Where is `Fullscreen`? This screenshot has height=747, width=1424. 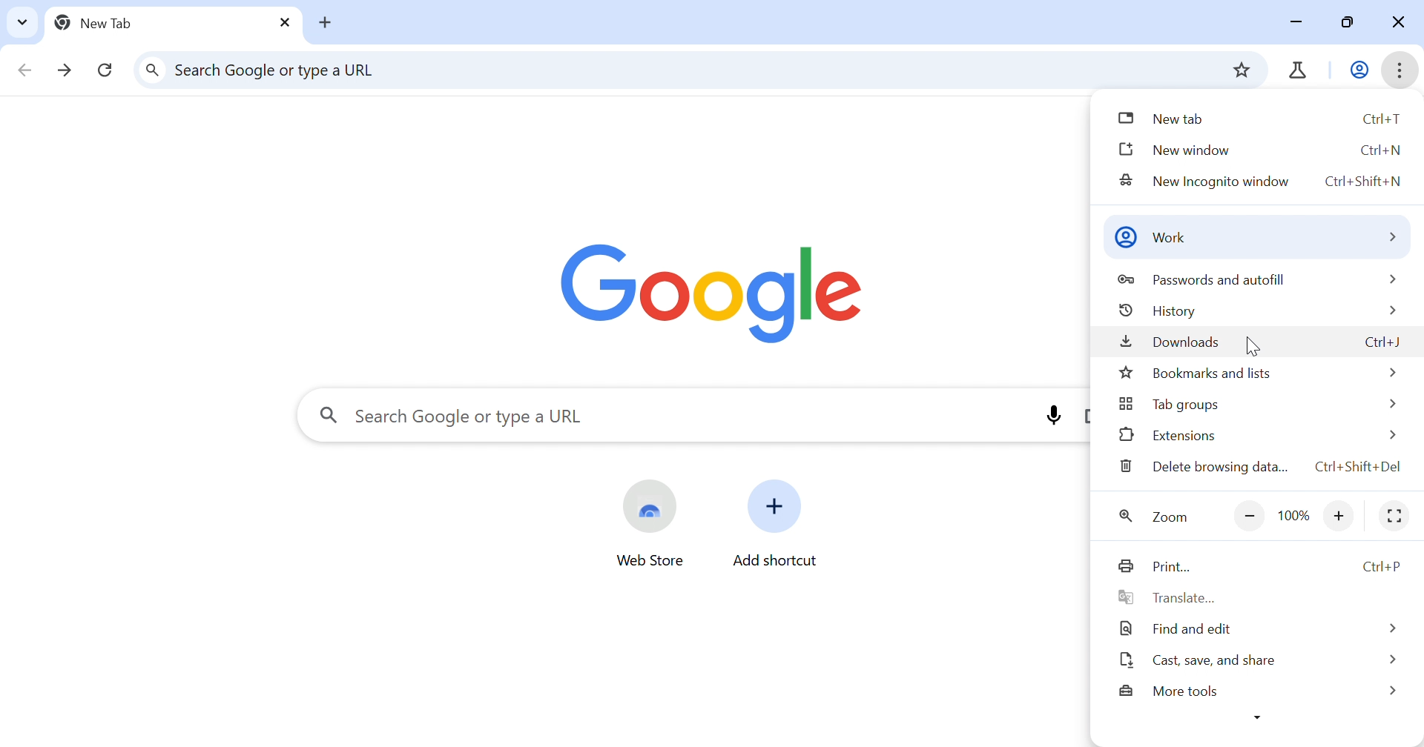
Fullscreen is located at coordinates (1395, 518).